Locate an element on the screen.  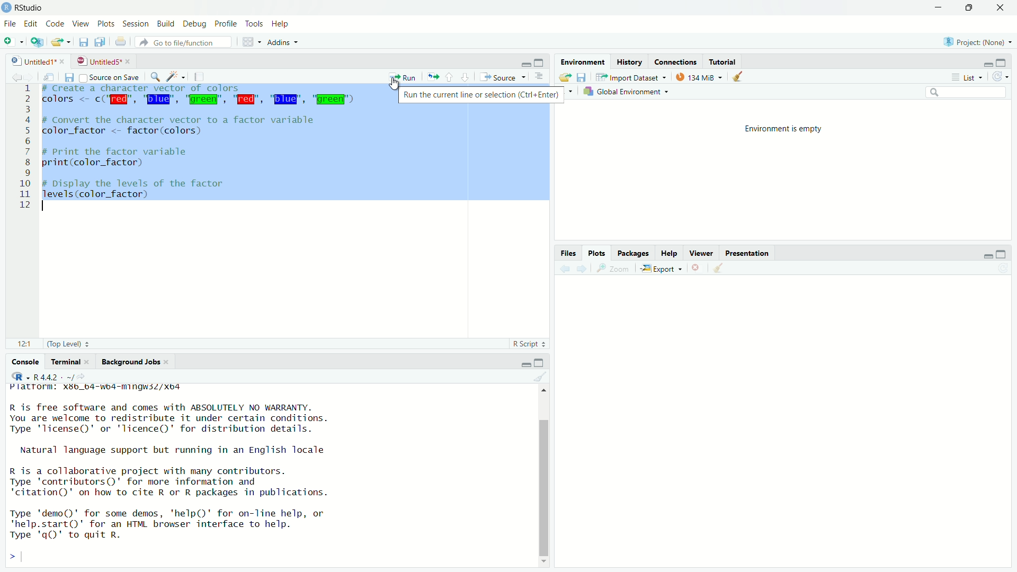
view is located at coordinates (81, 24).